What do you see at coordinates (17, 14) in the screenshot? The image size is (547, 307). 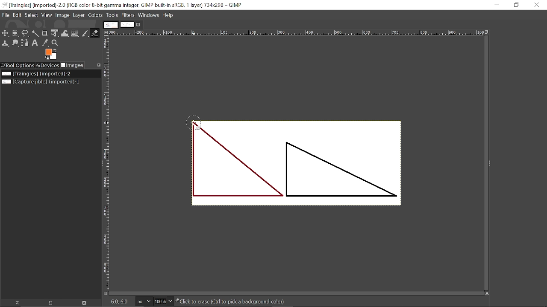 I see `Edit` at bounding box center [17, 14].